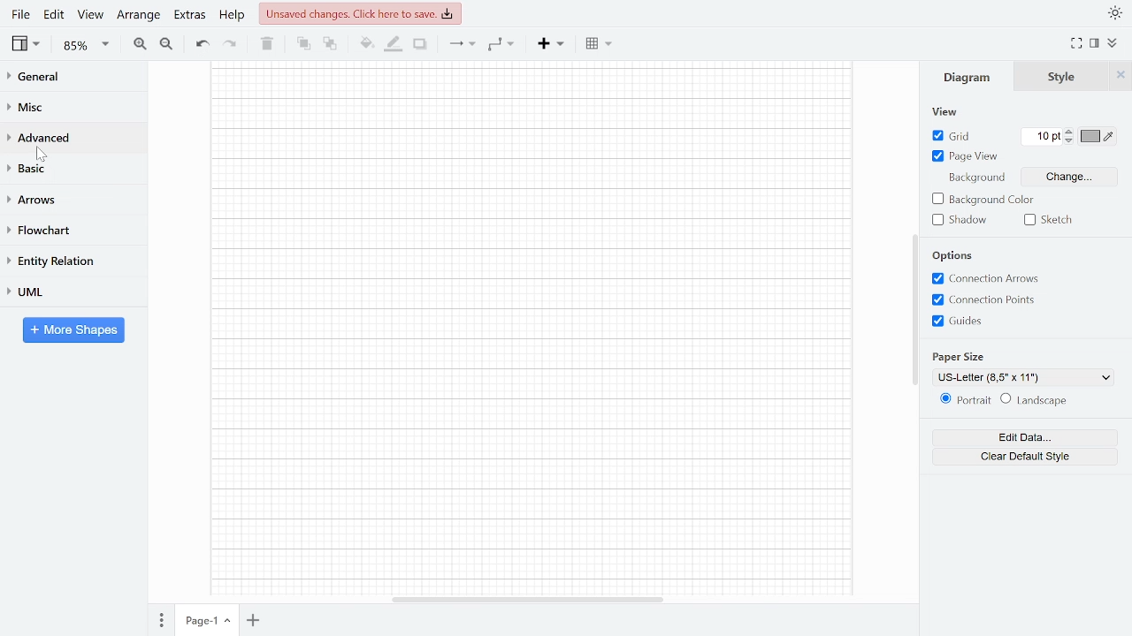  I want to click on Grid, so click(951, 138).